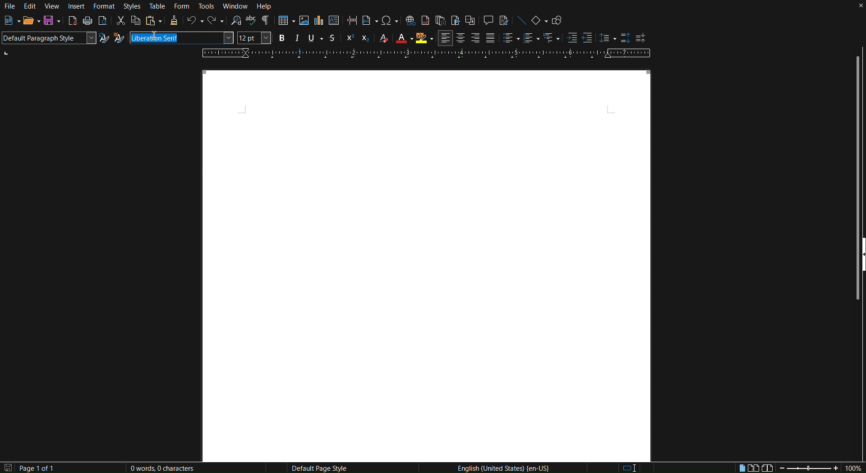  What do you see at coordinates (385, 38) in the screenshot?
I see `Clear Formatting` at bounding box center [385, 38].